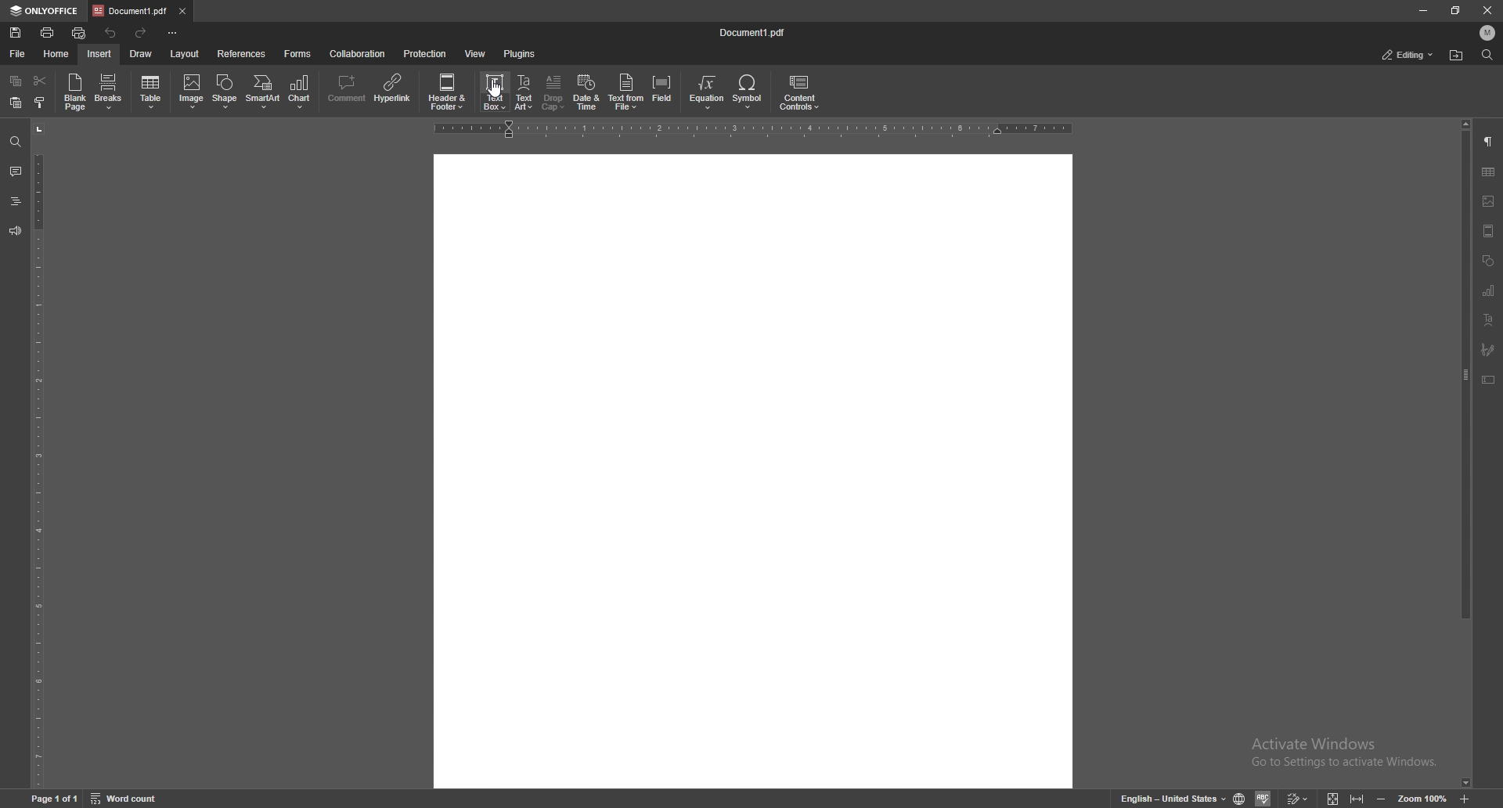  I want to click on view, so click(476, 53).